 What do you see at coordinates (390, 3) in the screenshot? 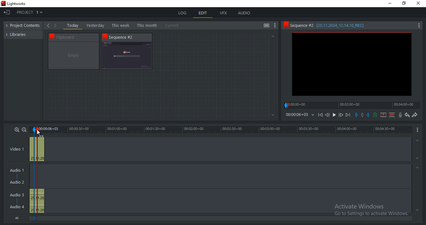
I see `minimize` at bounding box center [390, 3].